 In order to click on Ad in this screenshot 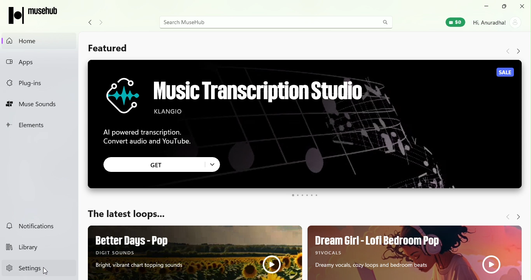, I will do `click(195, 253)`.